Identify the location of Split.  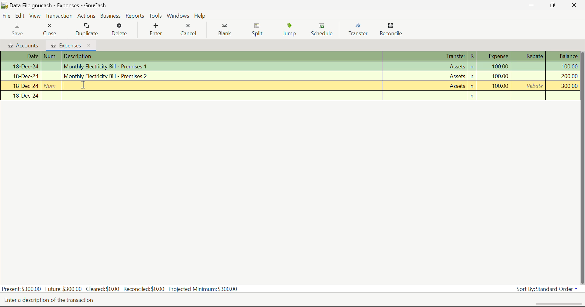
(260, 30).